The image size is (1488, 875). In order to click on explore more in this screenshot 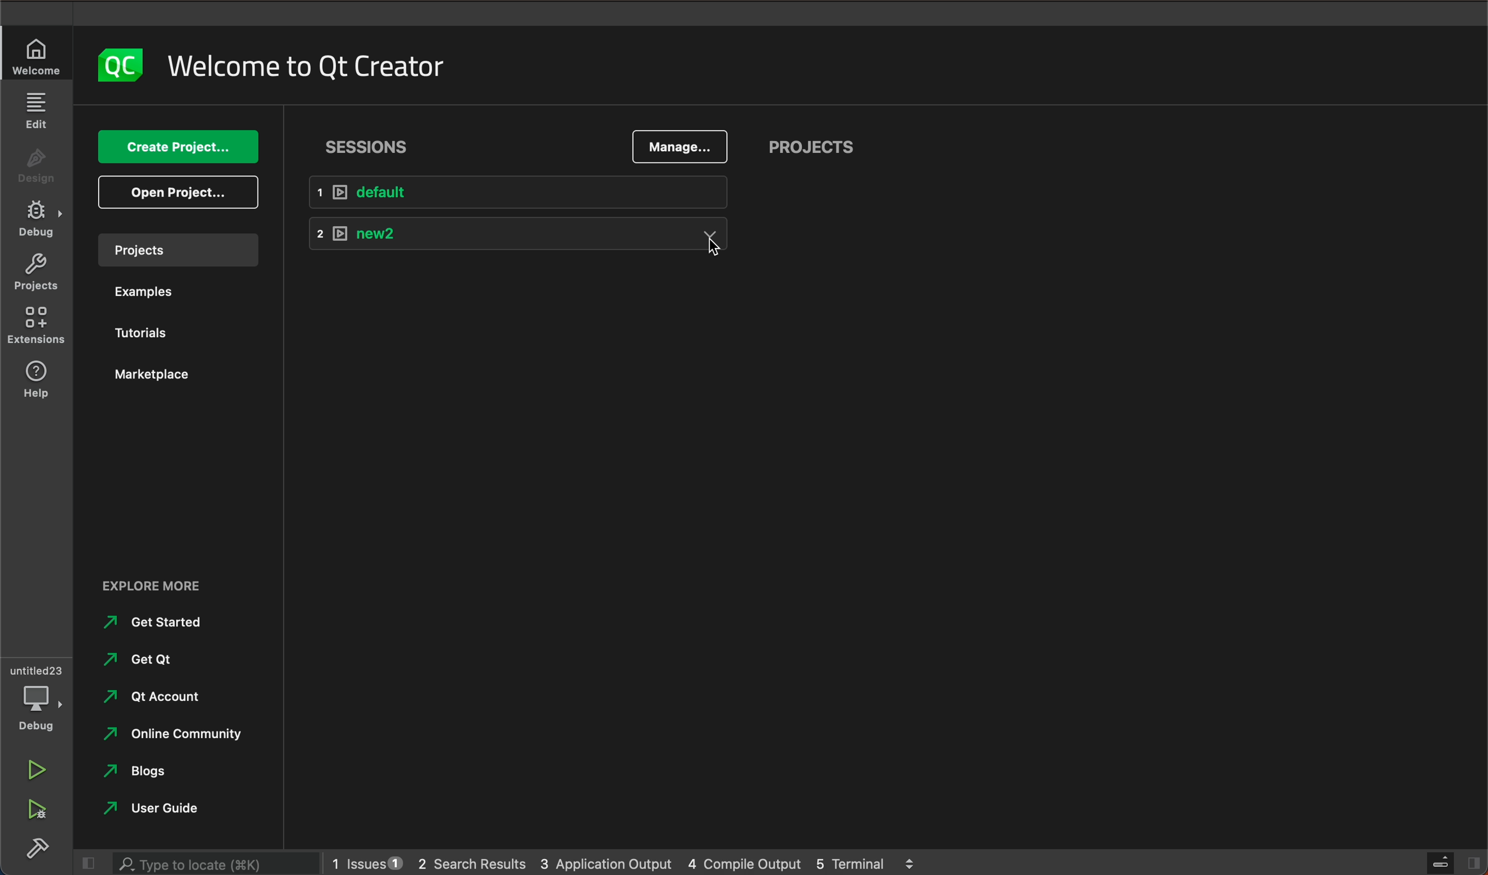, I will do `click(172, 585)`.